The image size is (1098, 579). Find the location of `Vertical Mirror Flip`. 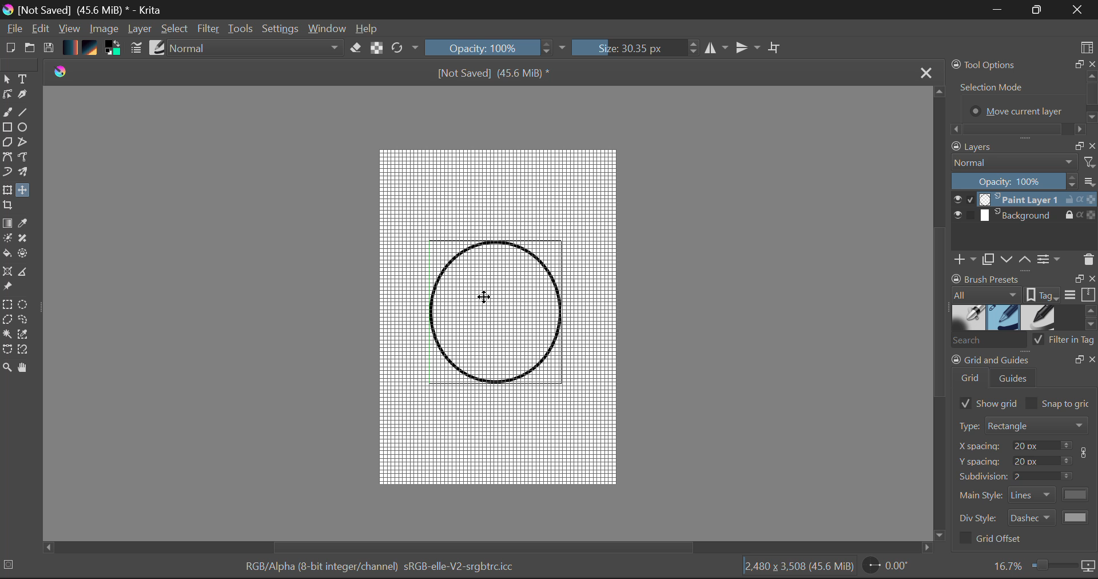

Vertical Mirror Flip is located at coordinates (717, 48).